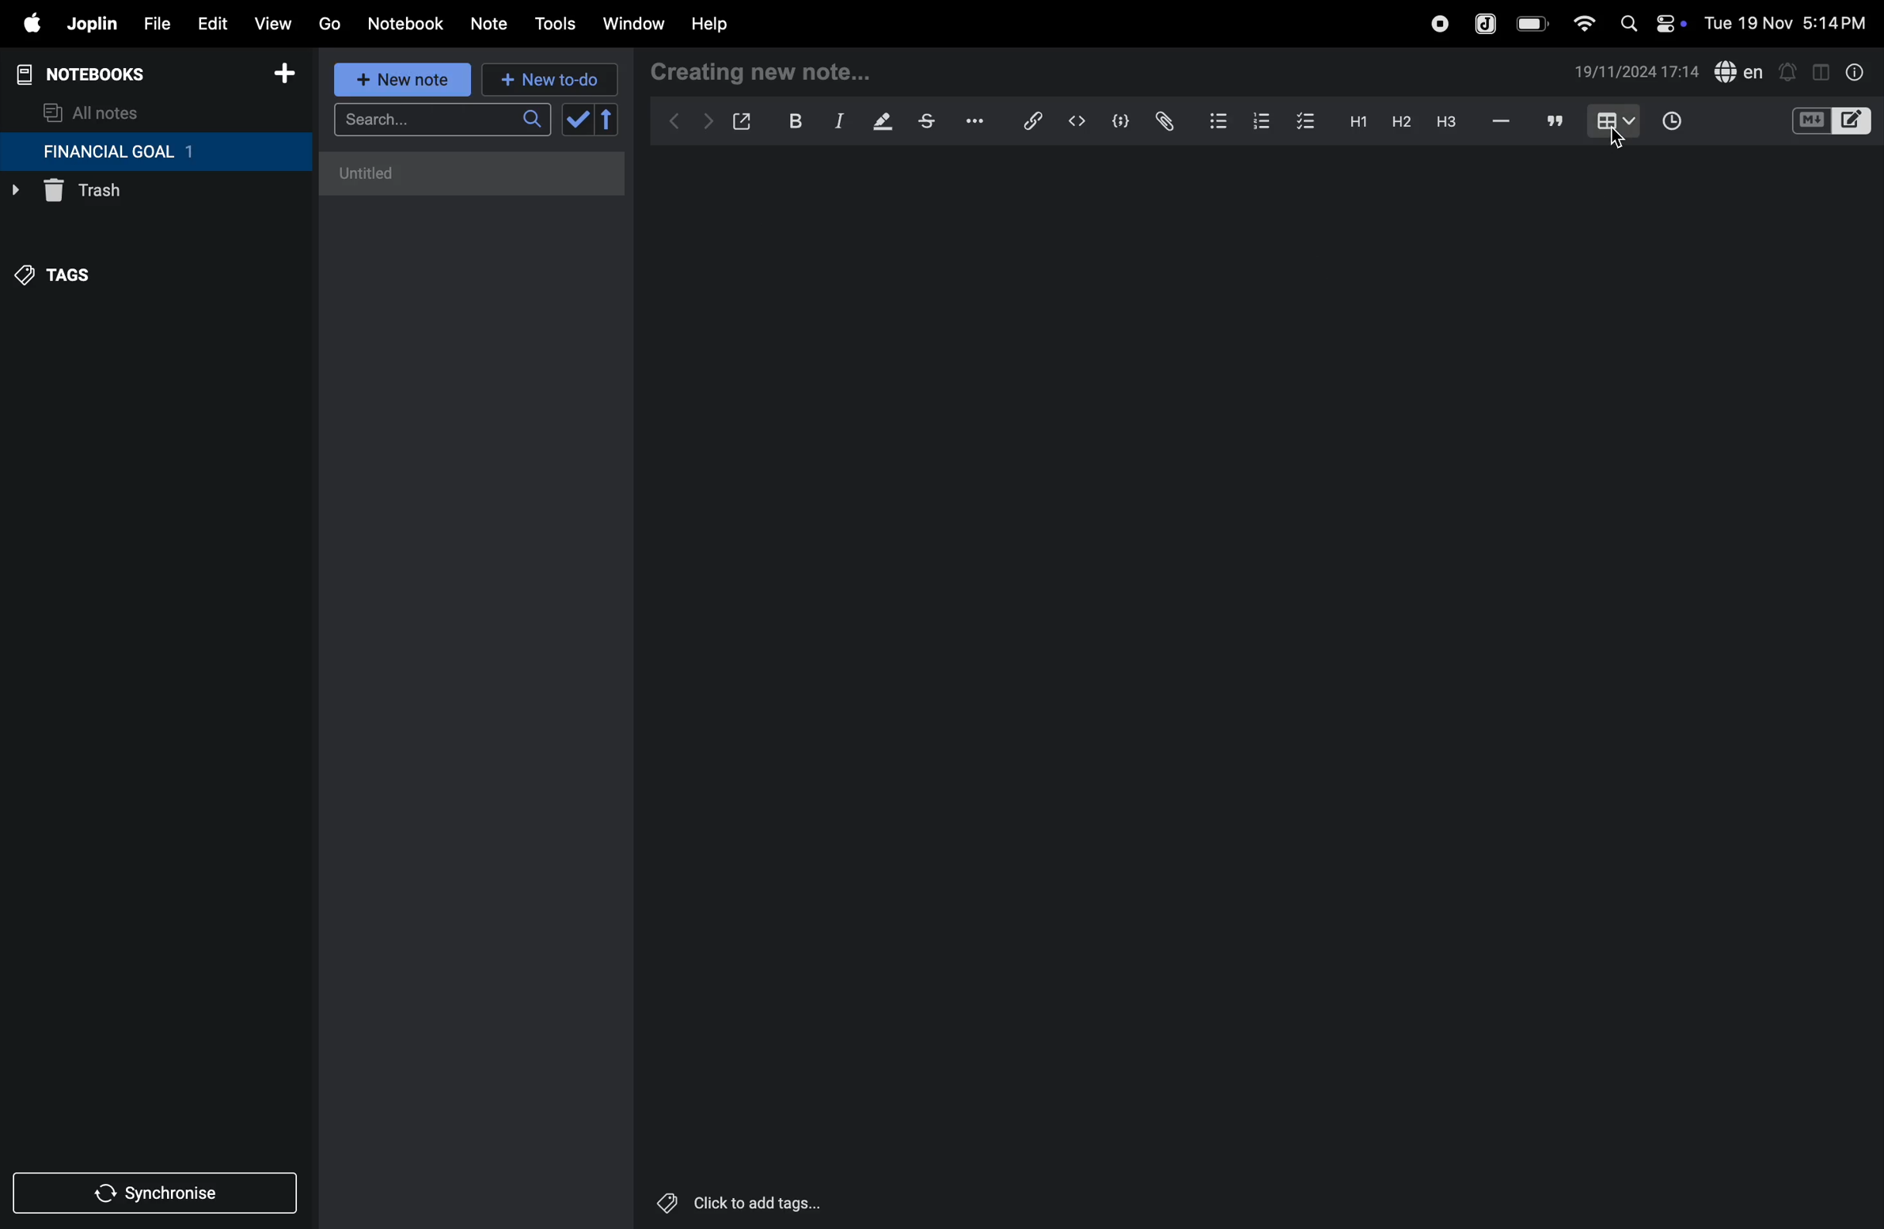 The image size is (1884, 1229). I want to click on all notes, so click(93, 112).